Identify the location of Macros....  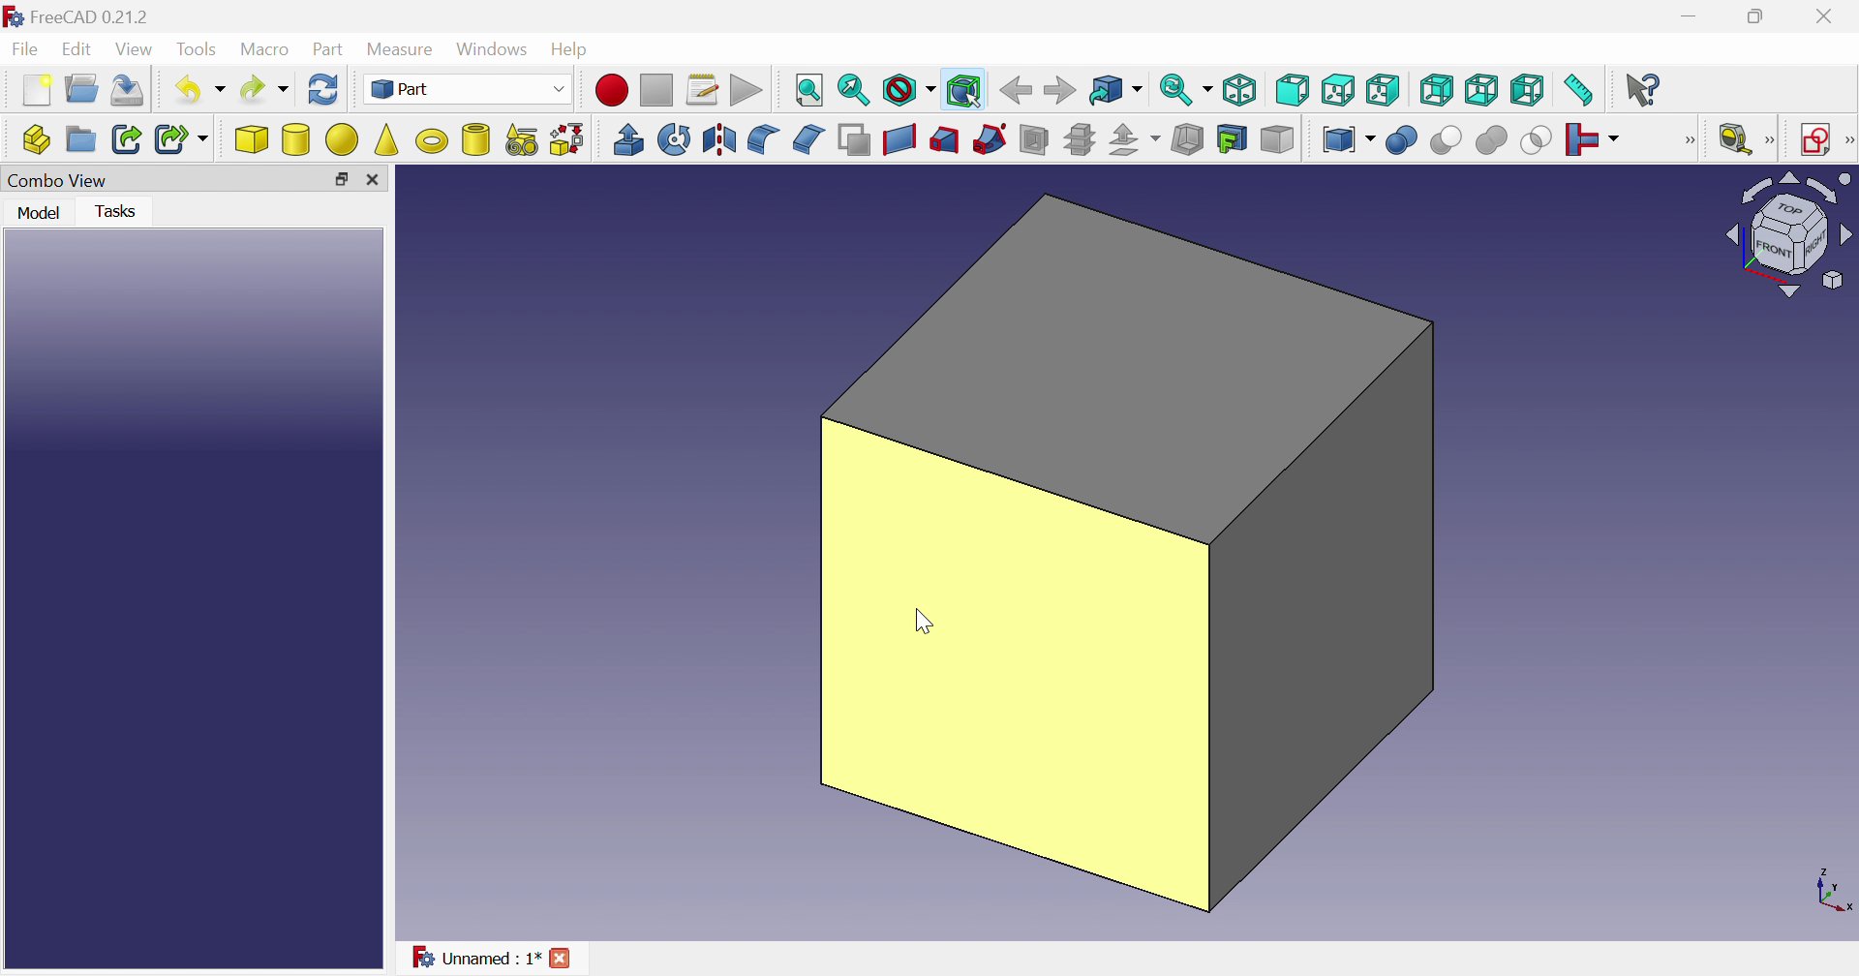
(702, 92).